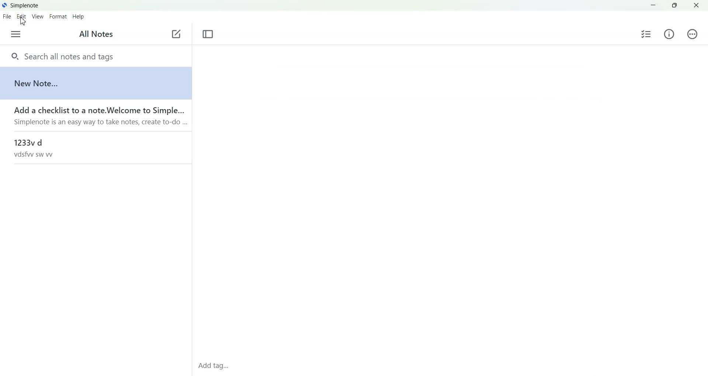 Image resolution: width=708 pixels, height=376 pixels. I want to click on Info, so click(669, 34).